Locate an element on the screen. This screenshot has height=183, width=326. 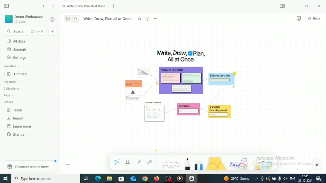
New tab is located at coordinates (115, 6).